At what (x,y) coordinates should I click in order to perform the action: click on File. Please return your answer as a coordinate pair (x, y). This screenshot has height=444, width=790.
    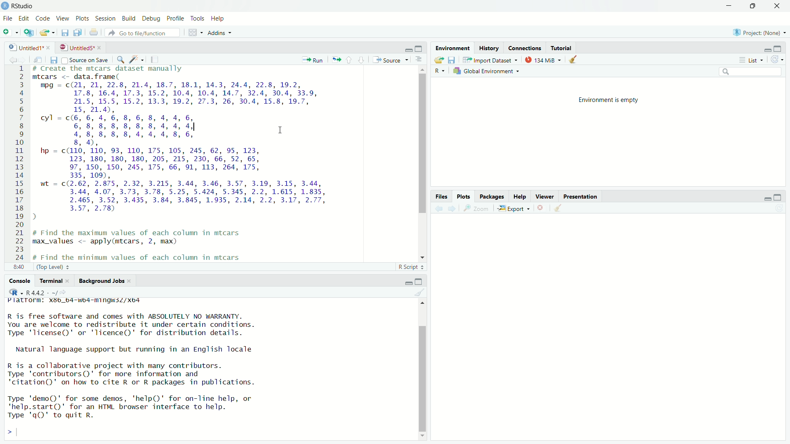
    Looking at the image, I should click on (8, 18).